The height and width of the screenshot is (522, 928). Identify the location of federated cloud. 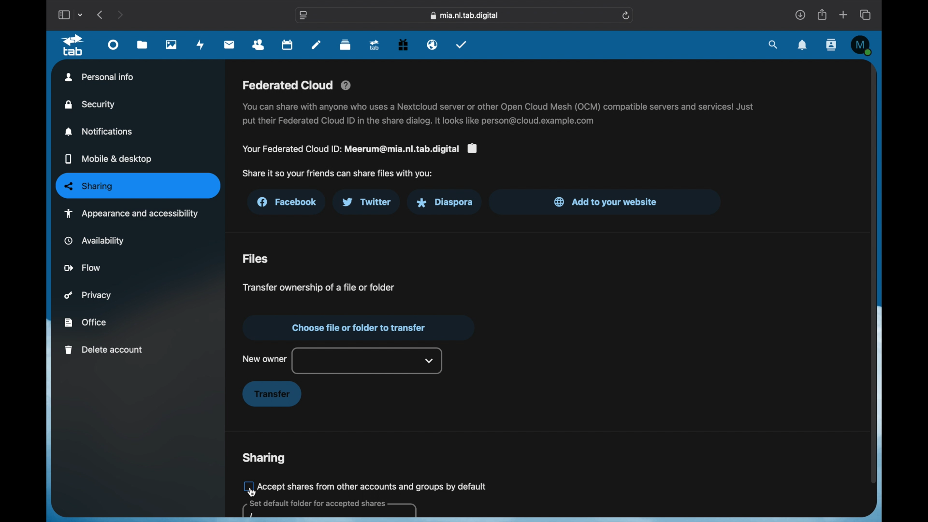
(298, 86).